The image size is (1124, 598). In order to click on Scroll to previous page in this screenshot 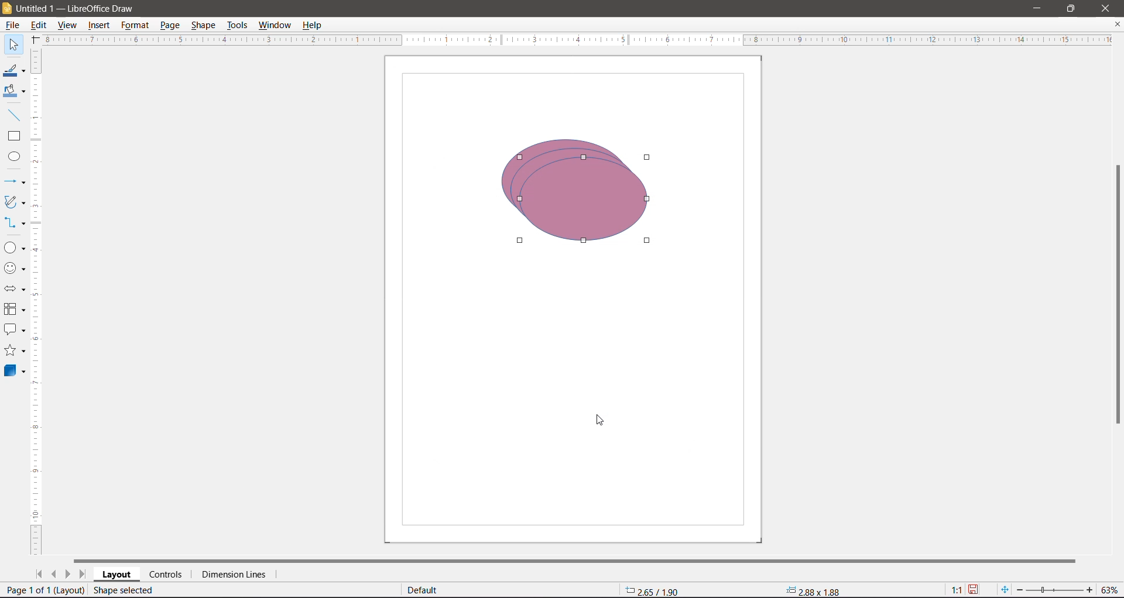, I will do `click(54, 575)`.